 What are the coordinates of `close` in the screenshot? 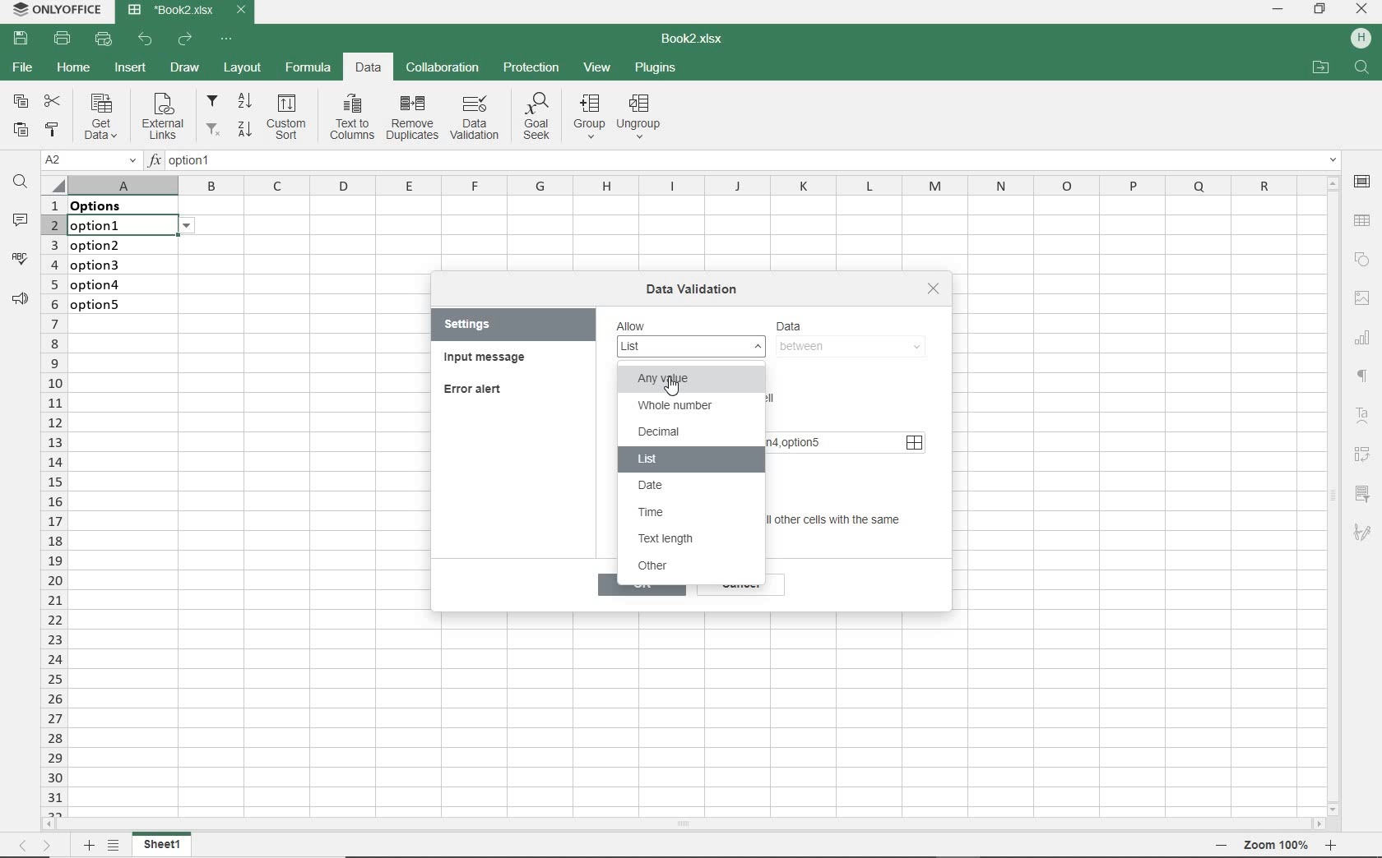 It's located at (934, 288).